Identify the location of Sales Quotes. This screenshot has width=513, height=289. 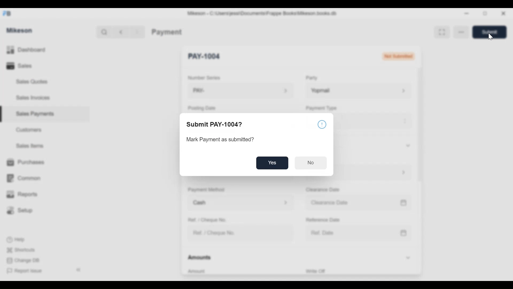
(29, 82).